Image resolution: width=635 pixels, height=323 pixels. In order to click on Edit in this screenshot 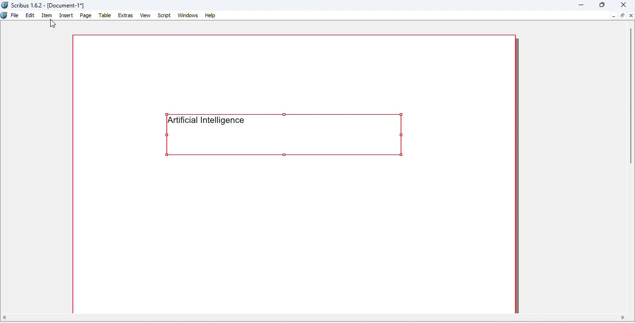, I will do `click(29, 16)`.